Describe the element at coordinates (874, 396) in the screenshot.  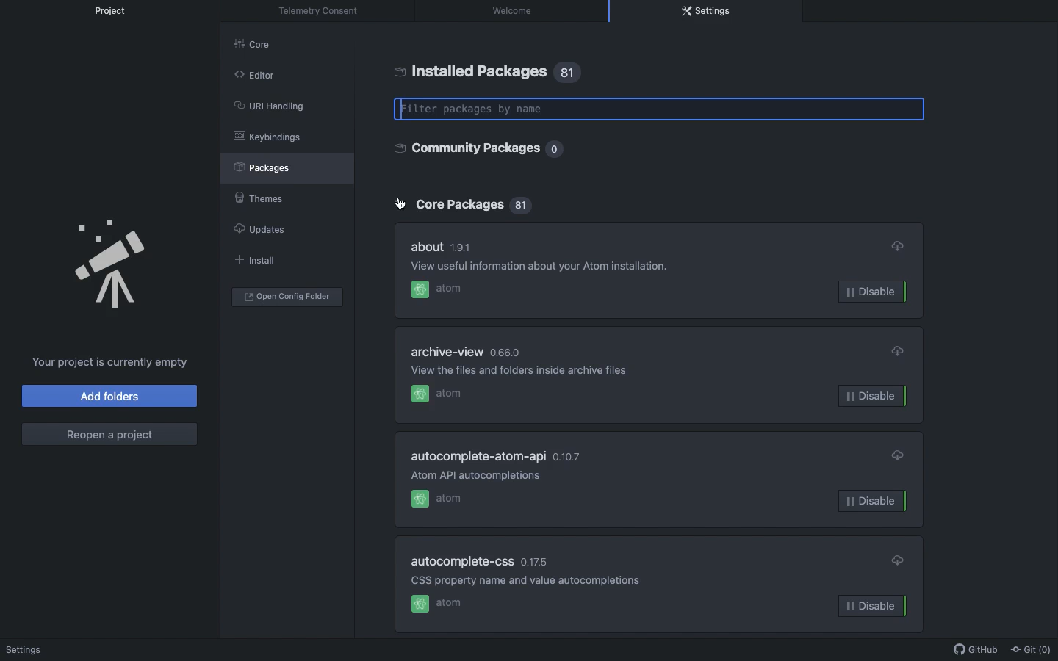
I see `Disable` at that location.